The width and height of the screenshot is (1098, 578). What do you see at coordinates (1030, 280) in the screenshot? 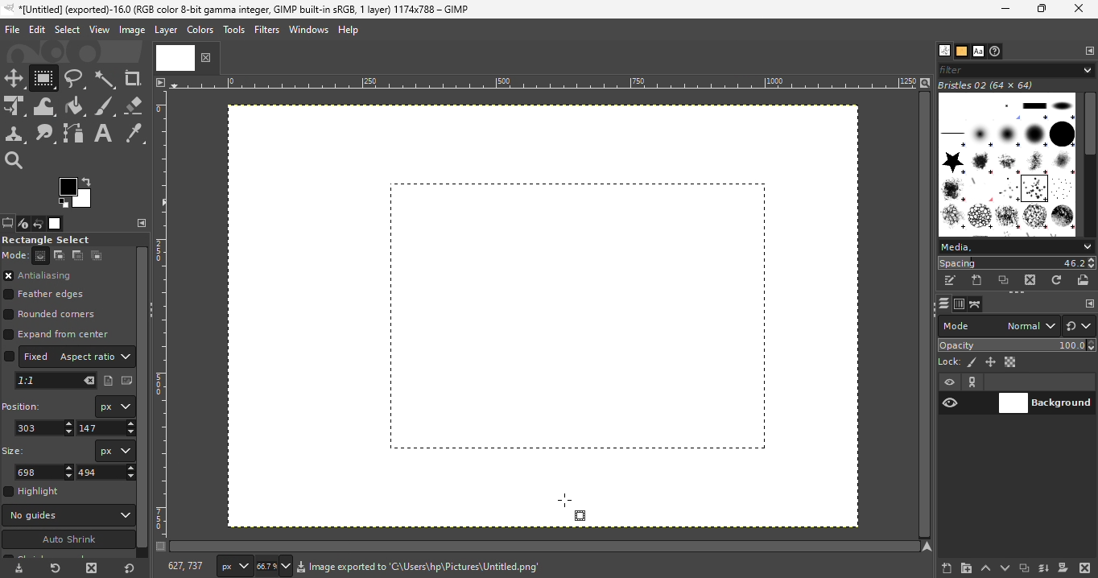
I see `delete this brush` at bounding box center [1030, 280].